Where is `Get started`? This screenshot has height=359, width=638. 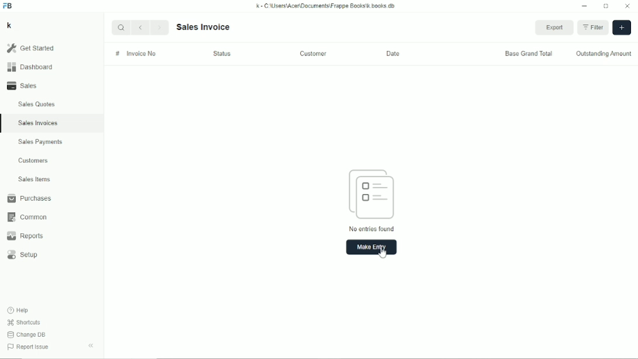
Get started is located at coordinates (30, 48).